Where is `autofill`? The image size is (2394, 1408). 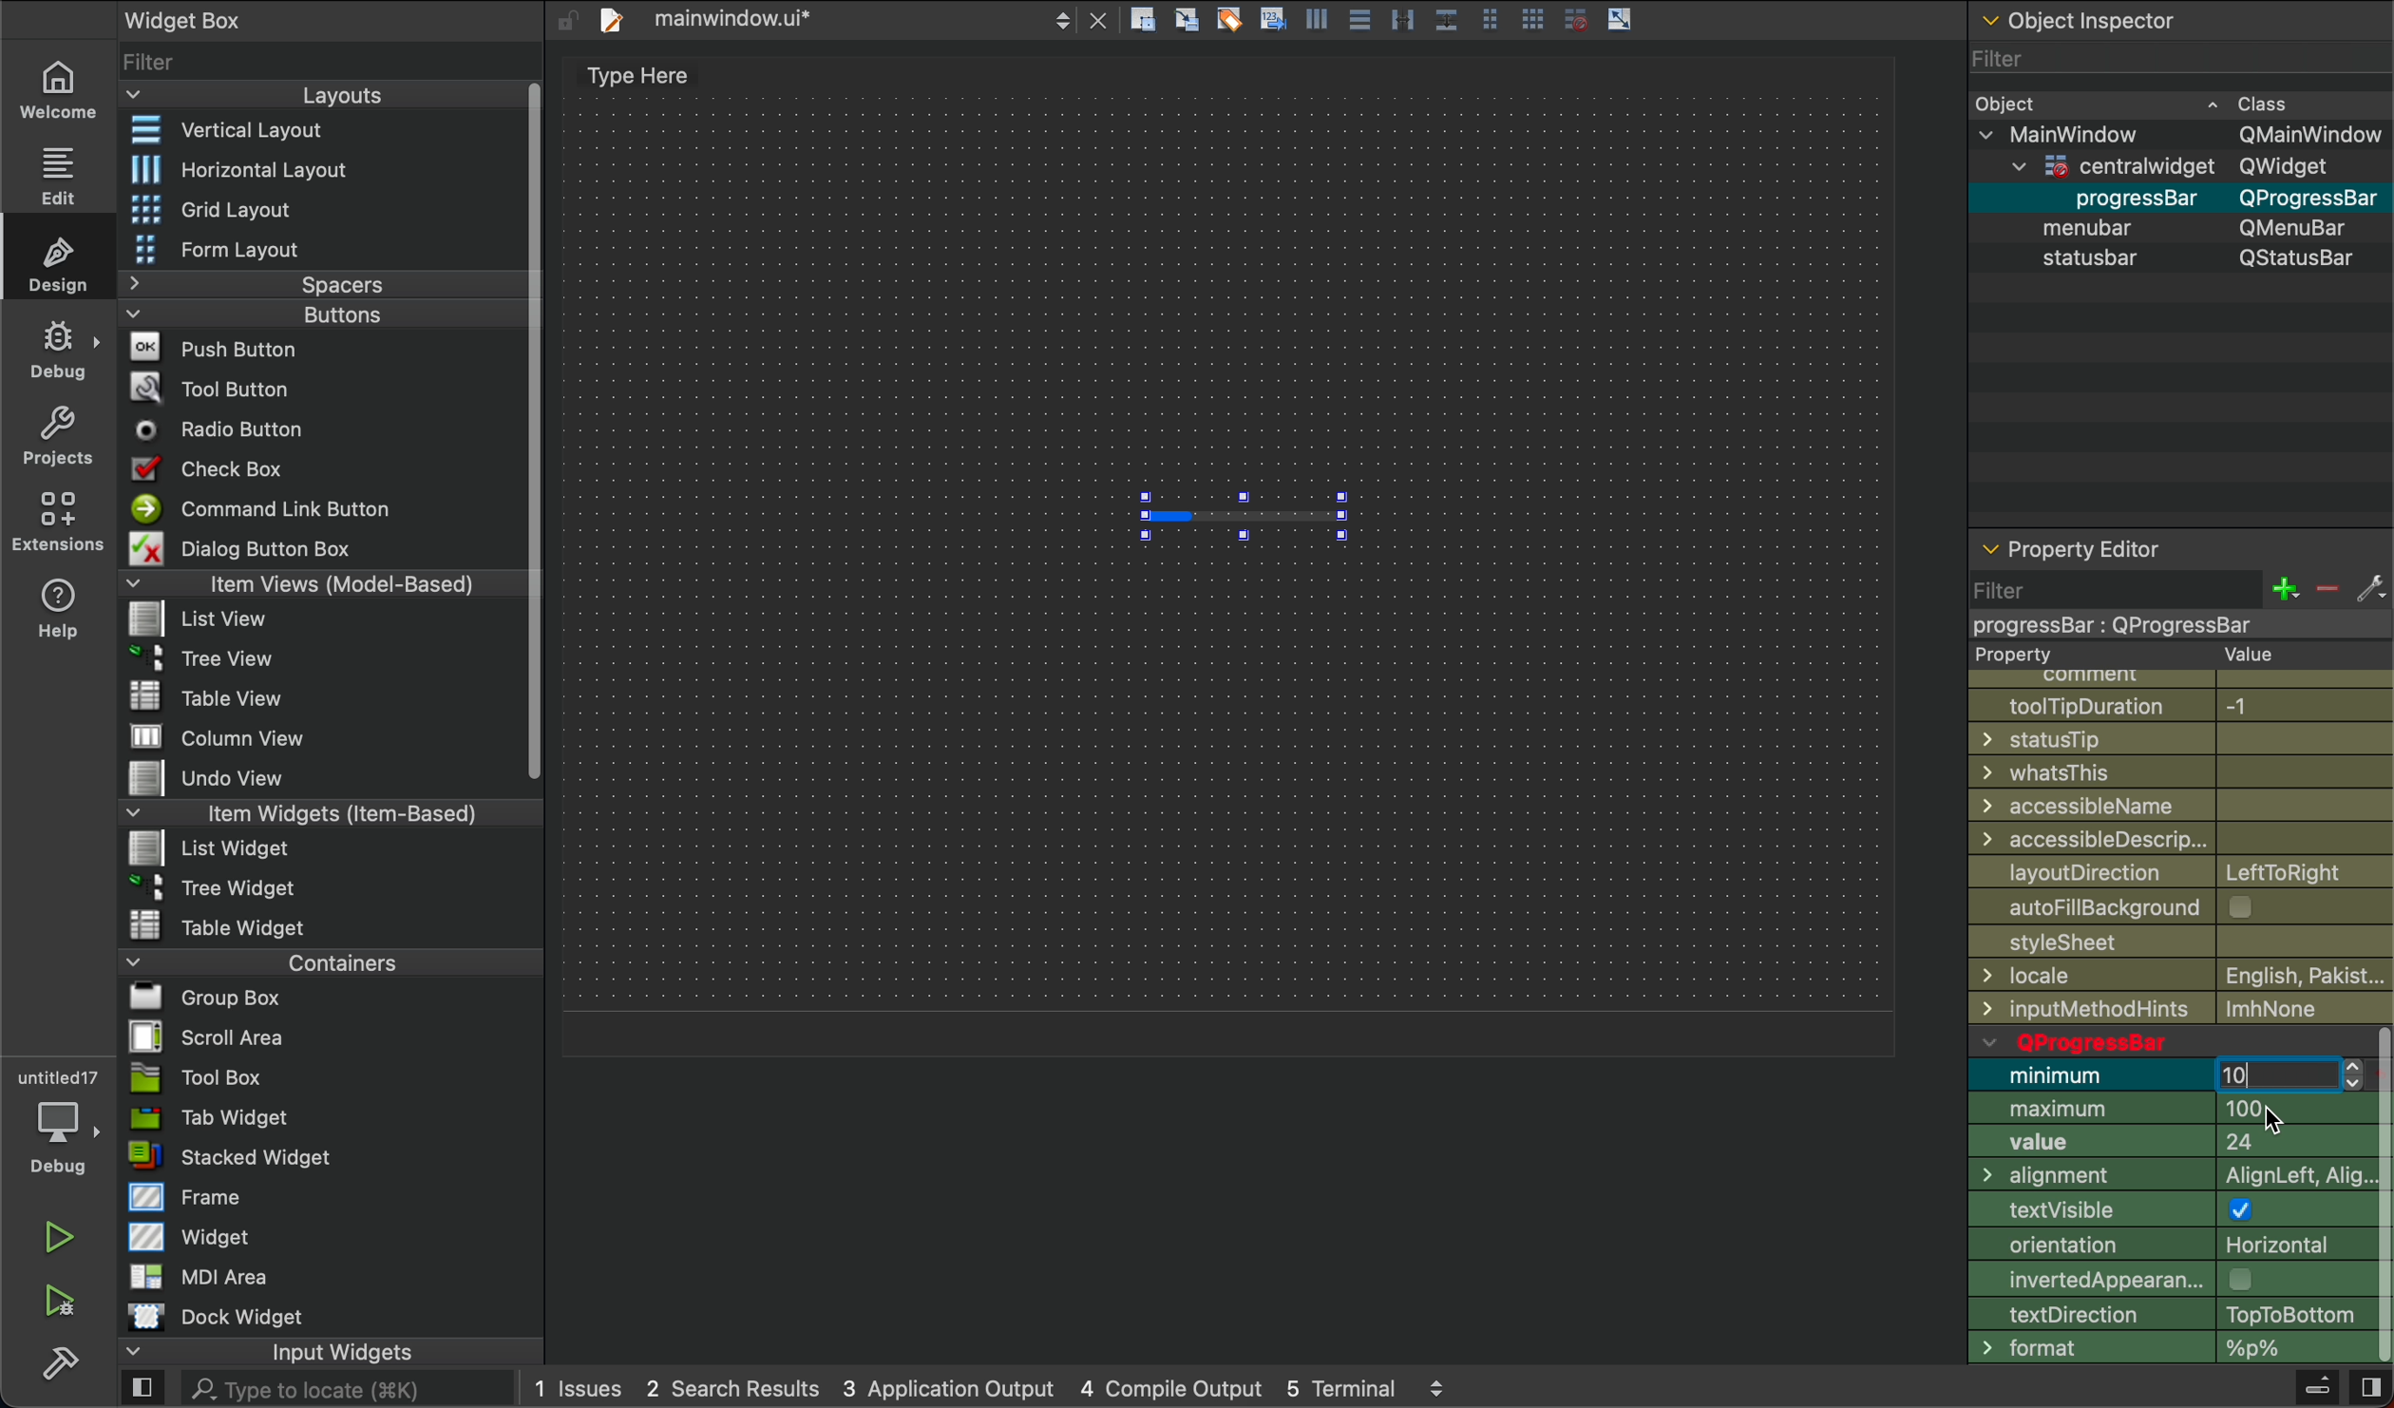 autofill is located at coordinates (2189, 908).